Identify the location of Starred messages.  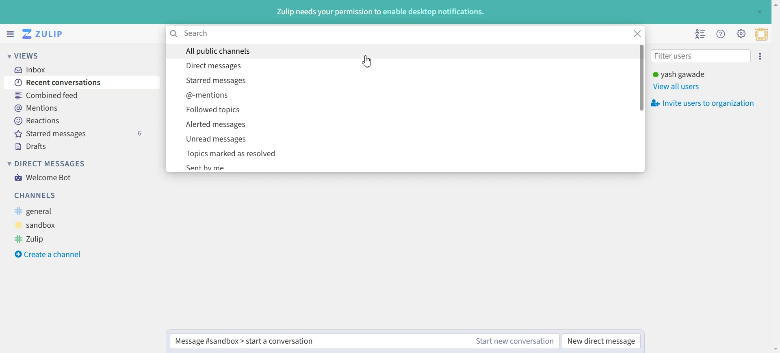
(81, 133).